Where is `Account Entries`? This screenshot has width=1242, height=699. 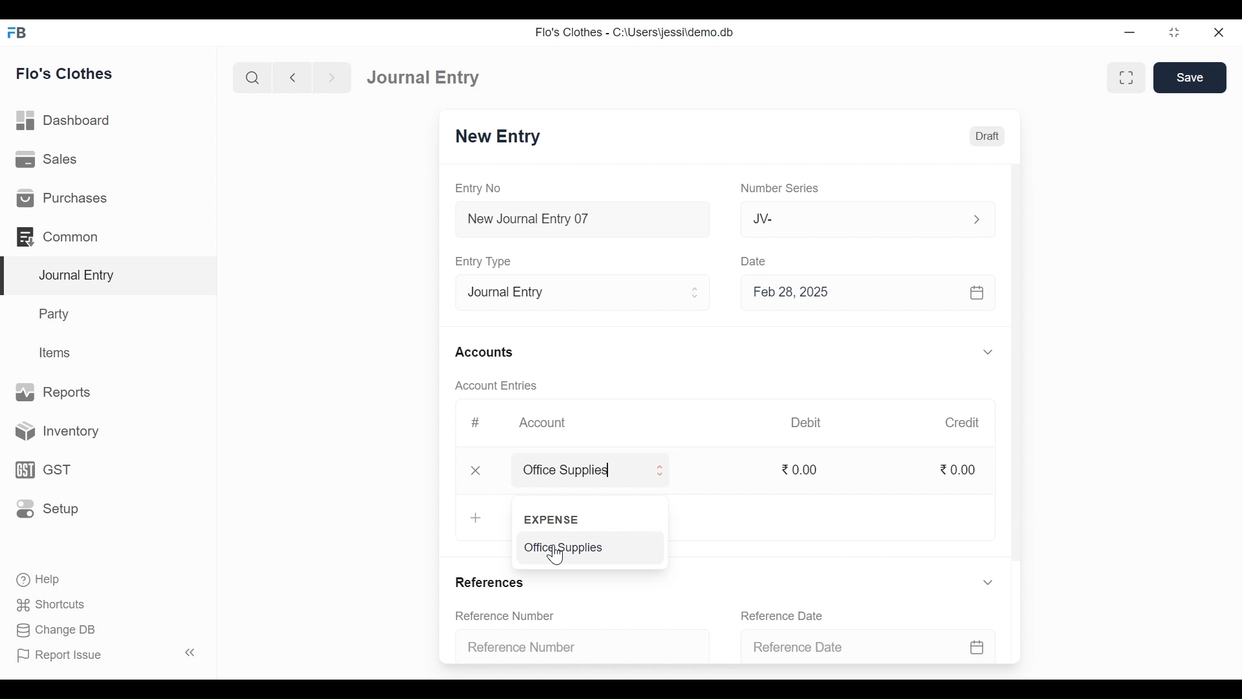 Account Entries is located at coordinates (496, 385).